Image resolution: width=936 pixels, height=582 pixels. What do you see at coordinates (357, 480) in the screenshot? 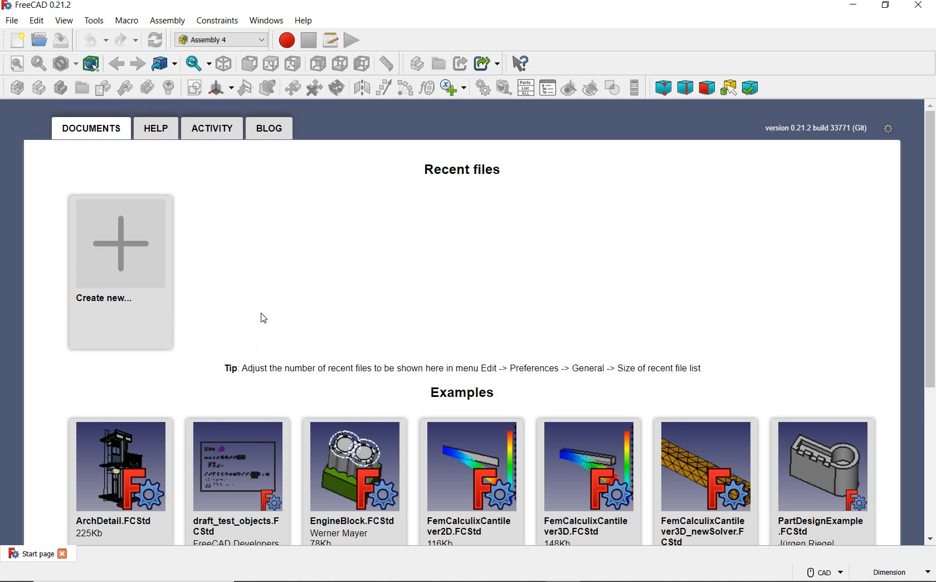
I see `EngineBlock` at bounding box center [357, 480].